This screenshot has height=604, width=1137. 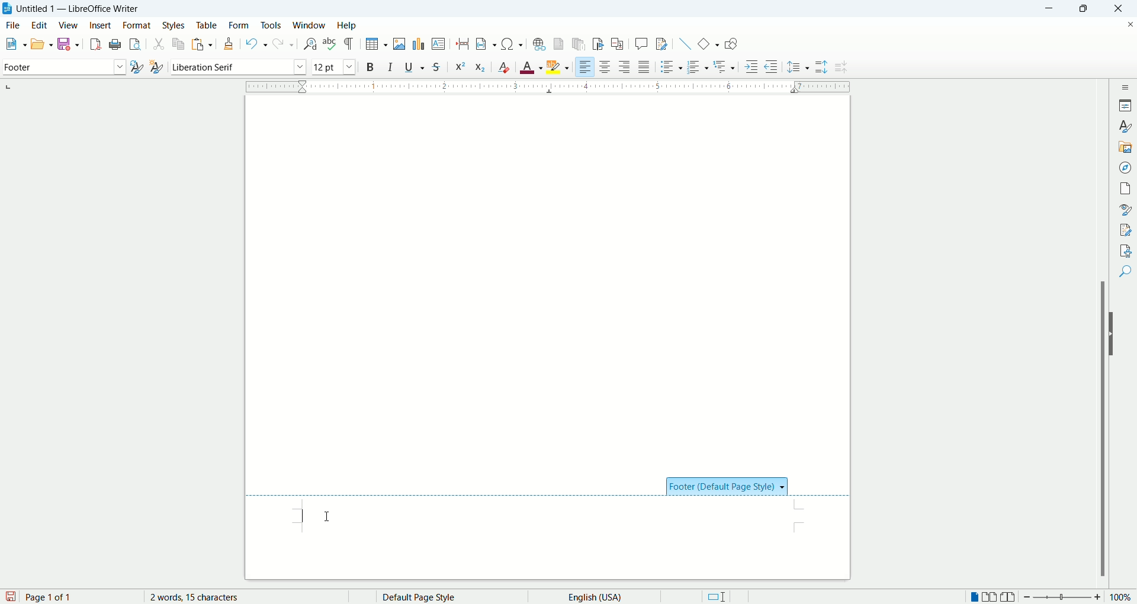 I want to click on ordered list, so click(x=699, y=68).